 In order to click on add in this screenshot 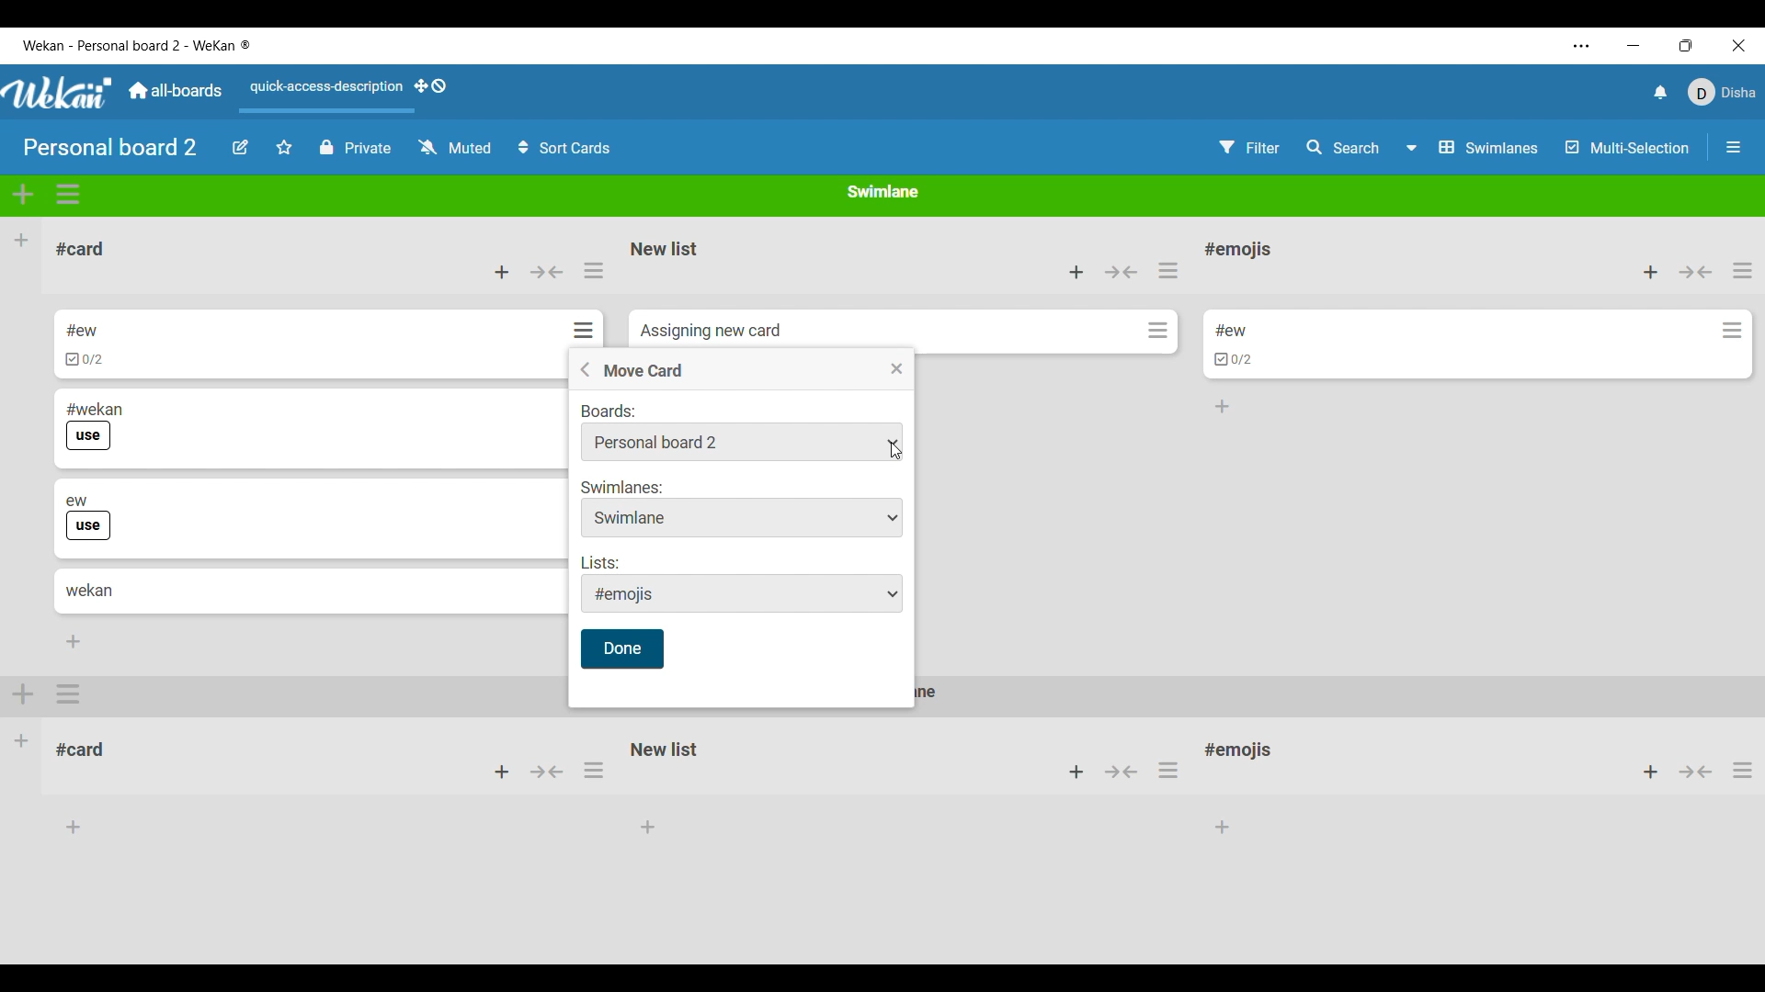, I will do `click(501, 772)`.